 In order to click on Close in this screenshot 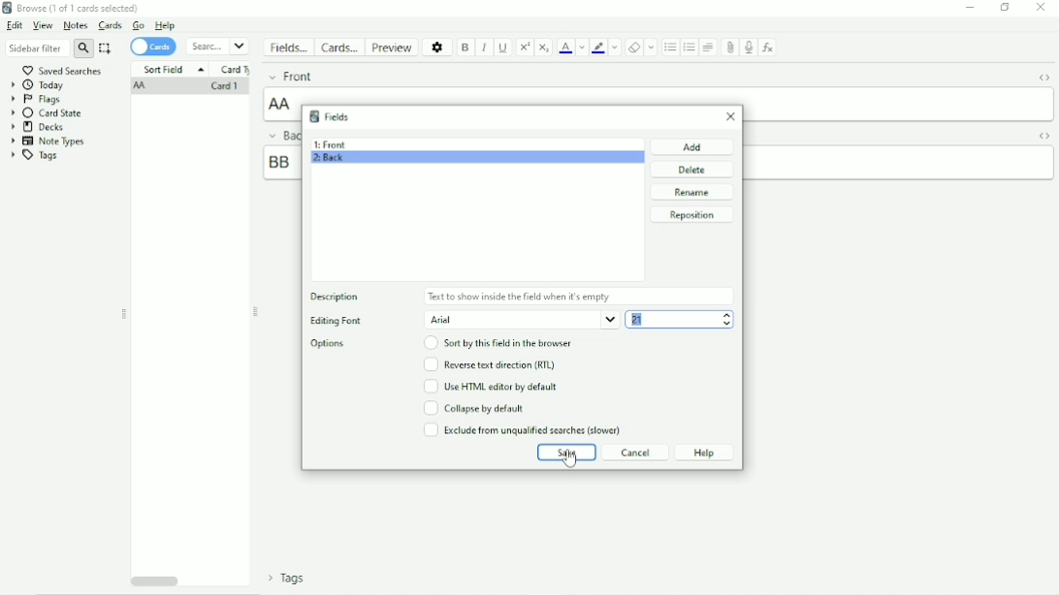, I will do `click(731, 116)`.